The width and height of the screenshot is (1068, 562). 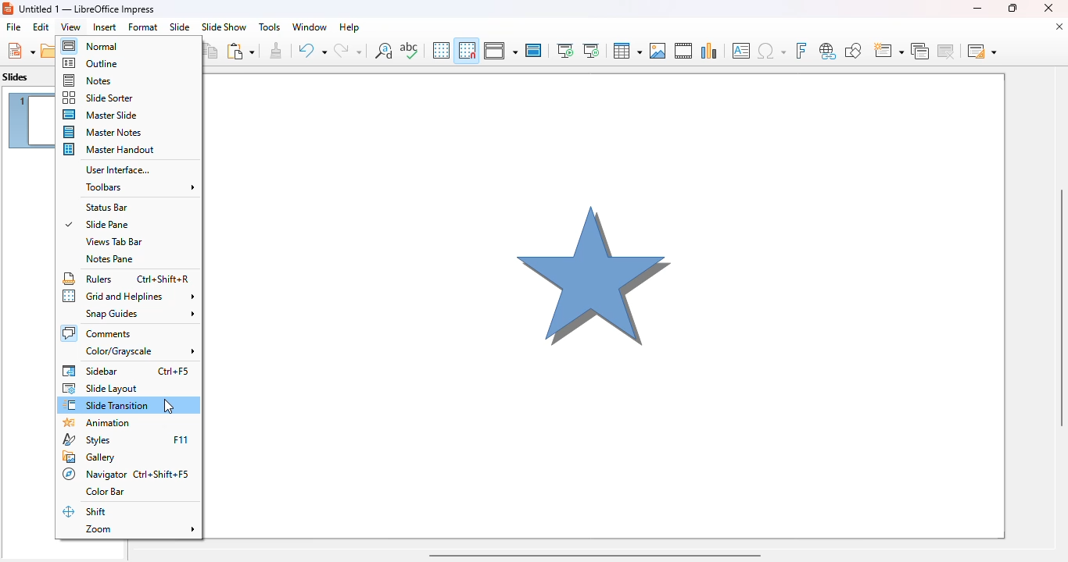 I want to click on insert text box, so click(x=742, y=51).